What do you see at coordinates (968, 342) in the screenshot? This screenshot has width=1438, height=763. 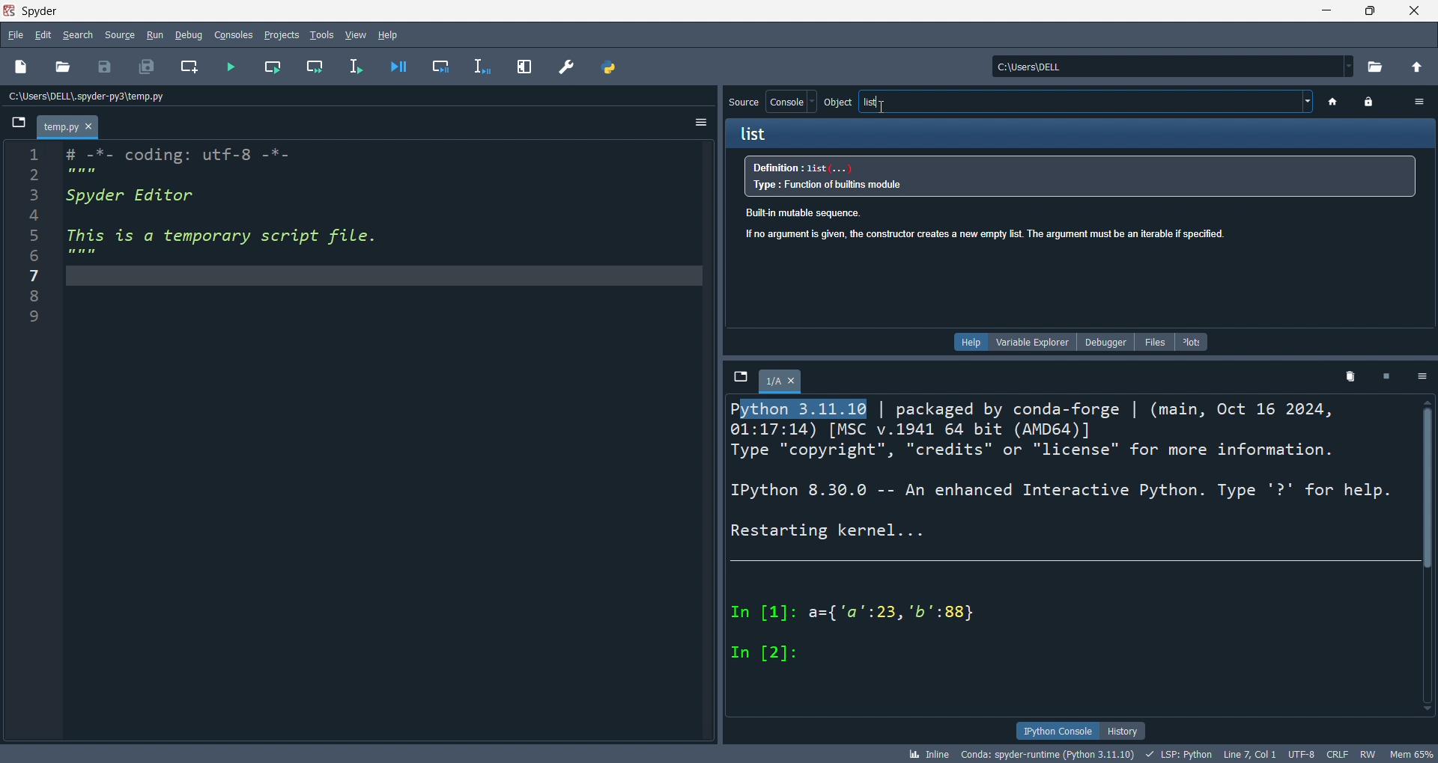 I see `help` at bounding box center [968, 342].